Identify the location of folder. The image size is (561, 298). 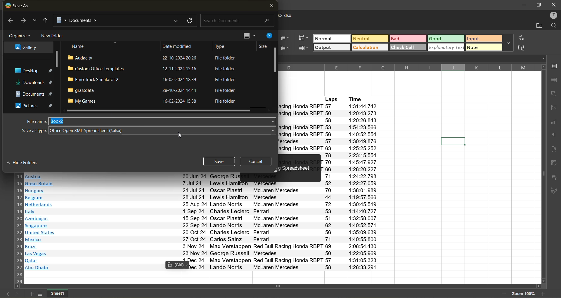
(34, 83).